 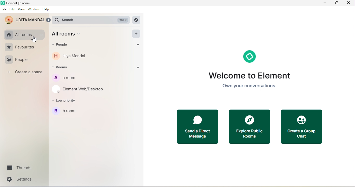 What do you see at coordinates (67, 110) in the screenshot?
I see `b room` at bounding box center [67, 110].